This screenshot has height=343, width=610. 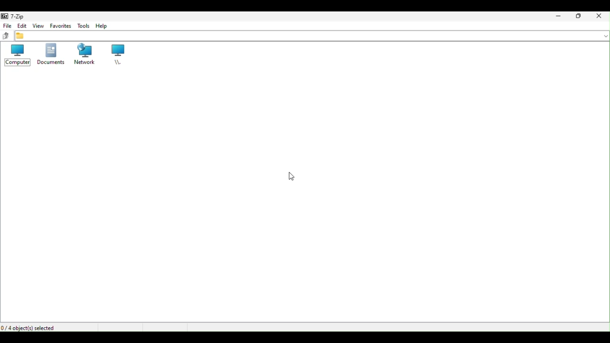 What do you see at coordinates (22, 26) in the screenshot?
I see `Edit` at bounding box center [22, 26].